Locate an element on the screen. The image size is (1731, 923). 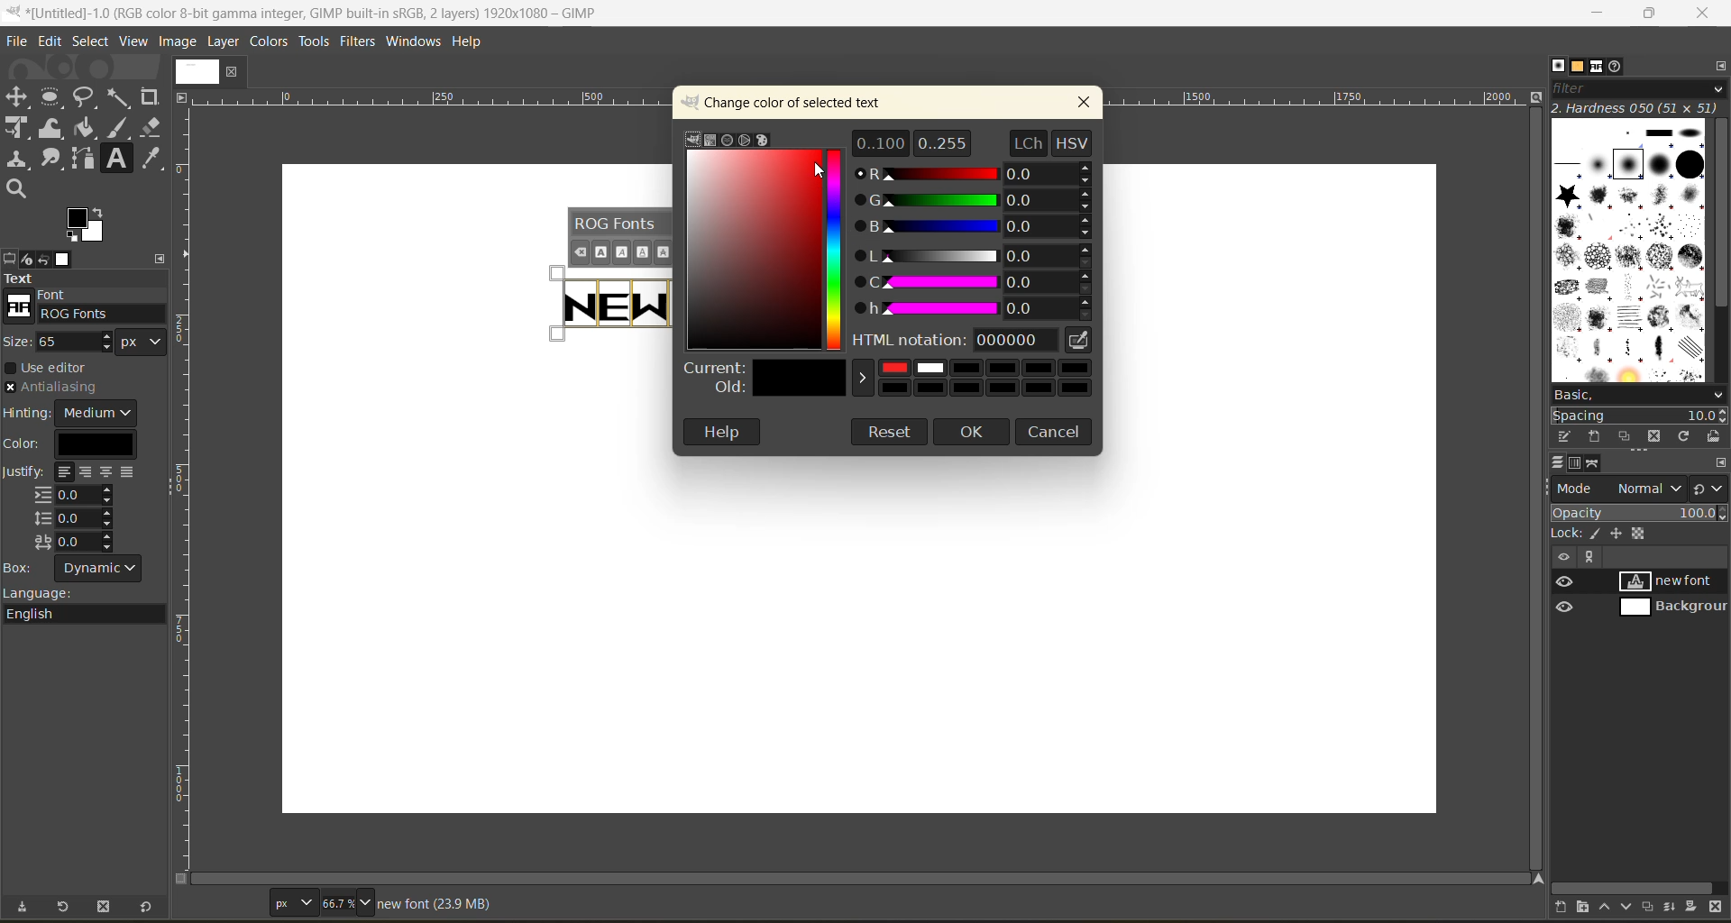
close is located at coordinates (233, 72).